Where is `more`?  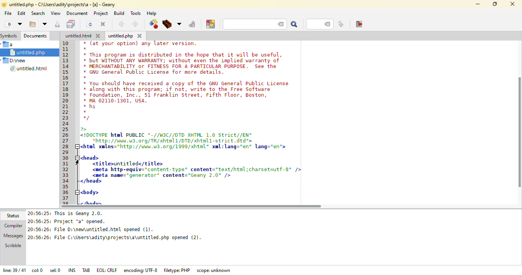
more is located at coordinates (45, 24).